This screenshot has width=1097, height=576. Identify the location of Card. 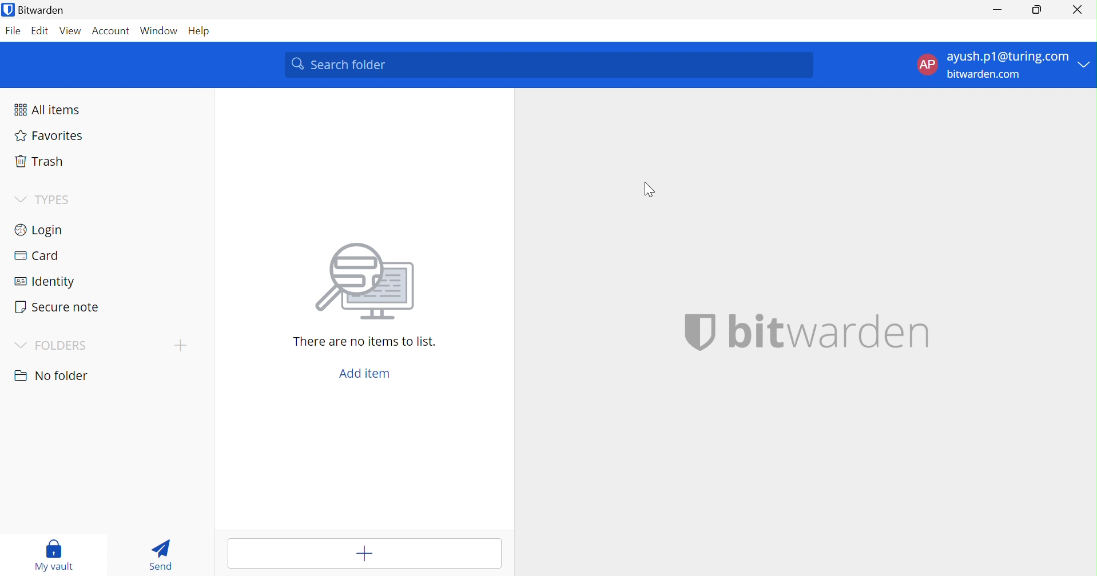
(36, 257).